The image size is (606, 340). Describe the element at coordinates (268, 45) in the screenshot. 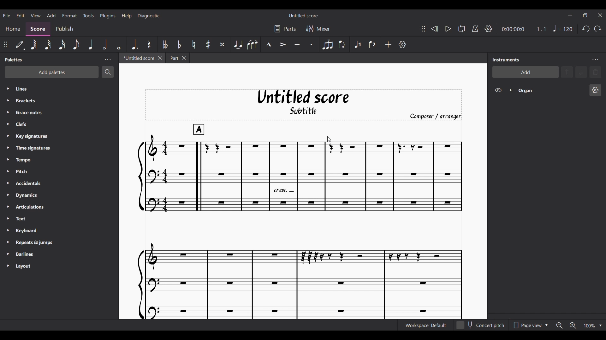

I see `Marcato` at that location.